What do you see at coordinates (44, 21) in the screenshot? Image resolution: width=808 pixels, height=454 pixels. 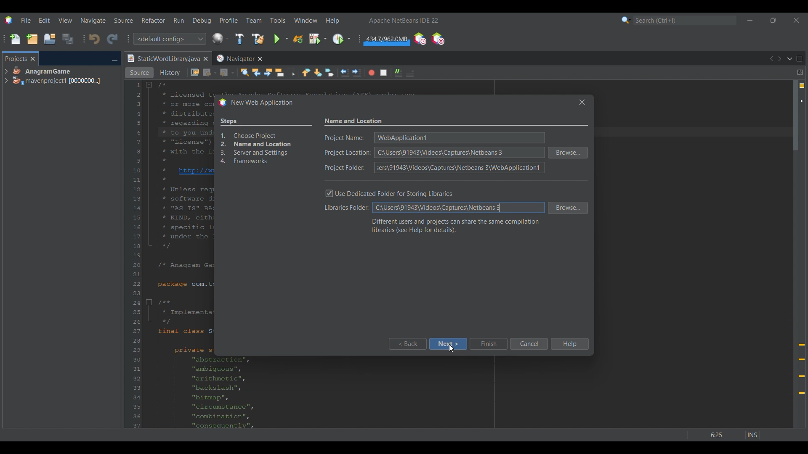 I see `Edit menu` at bounding box center [44, 21].